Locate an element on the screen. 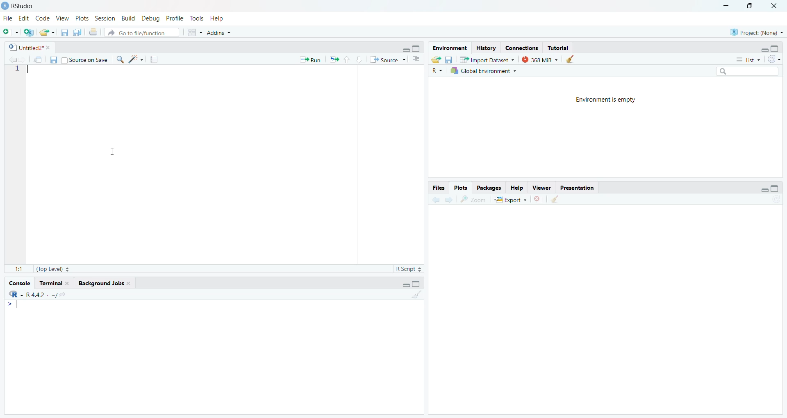 The width and height of the screenshot is (787, 418). 1g Profile is located at coordinates (175, 19).